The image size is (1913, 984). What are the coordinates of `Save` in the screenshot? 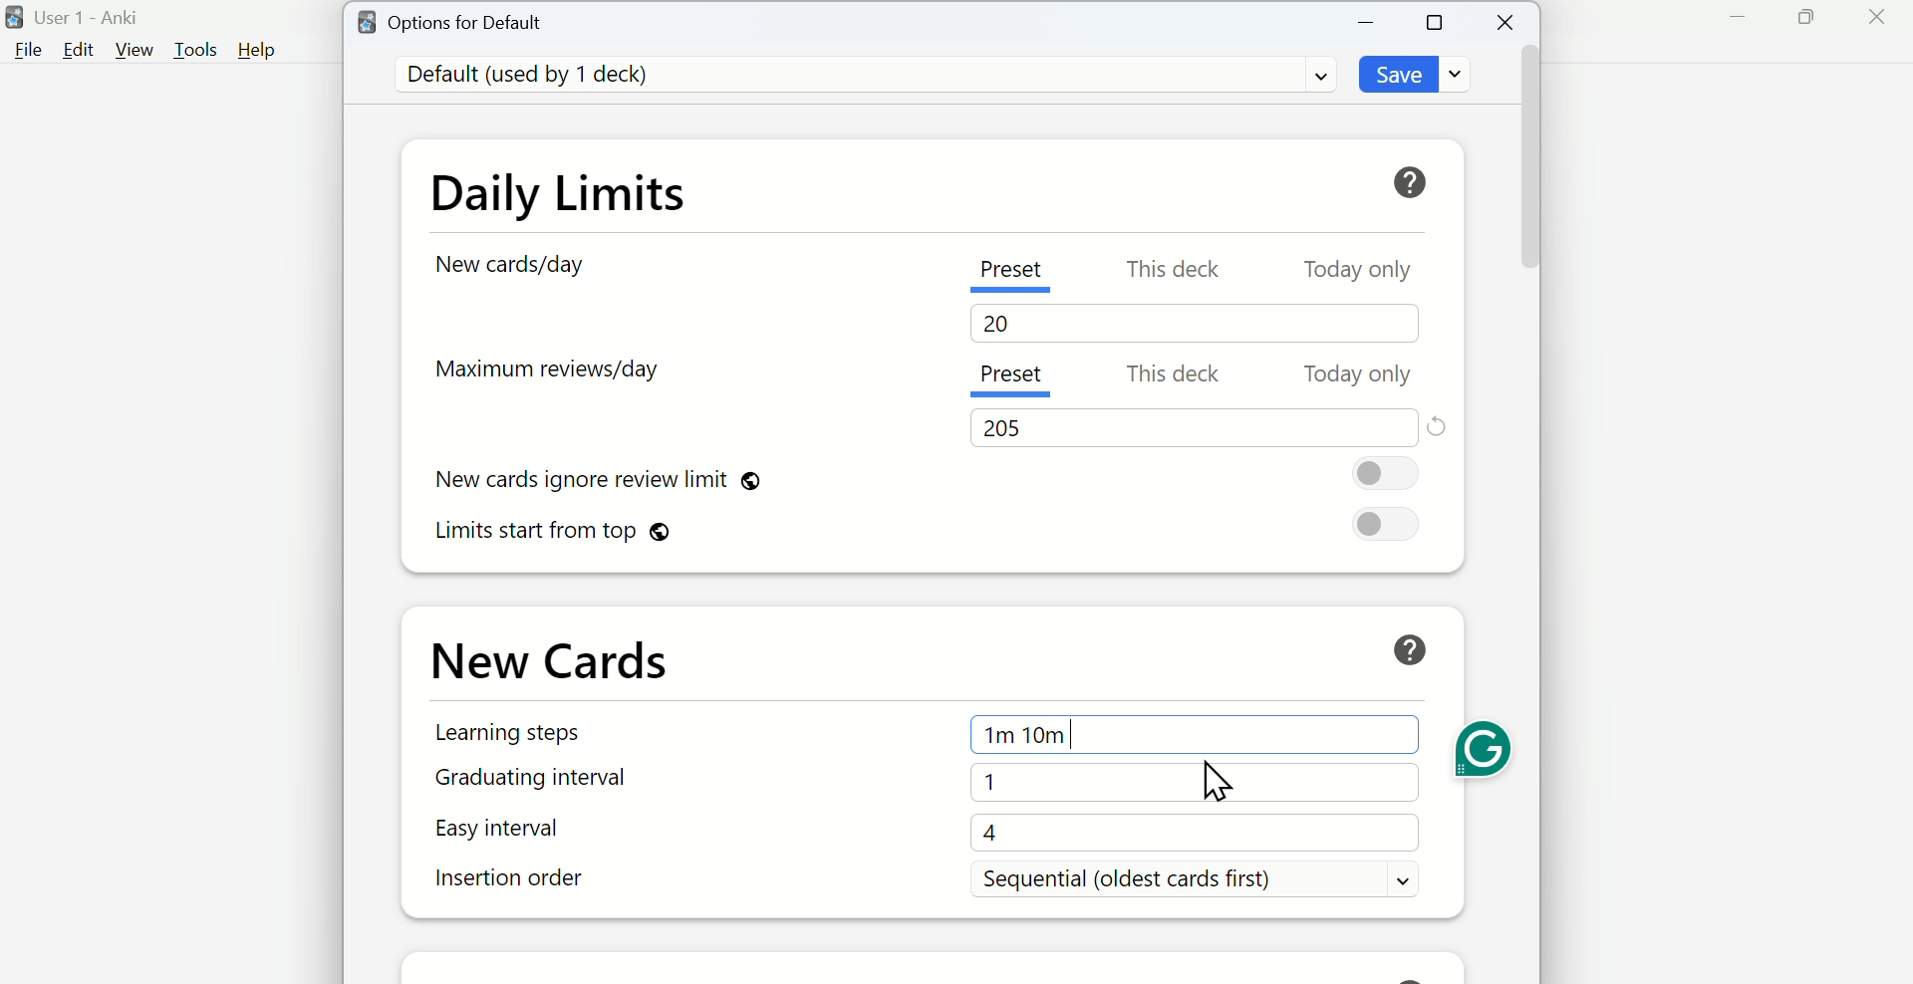 It's located at (1403, 77).